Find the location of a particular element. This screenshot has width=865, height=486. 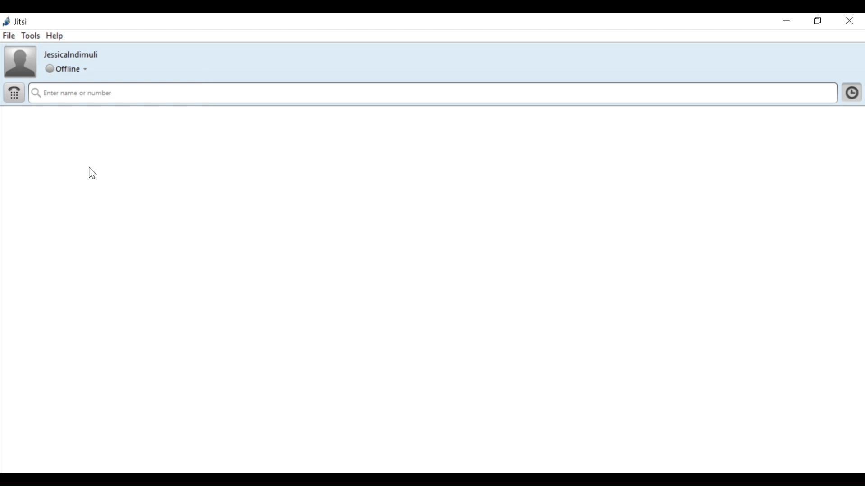

Enter name or number is located at coordinates (434, 92).